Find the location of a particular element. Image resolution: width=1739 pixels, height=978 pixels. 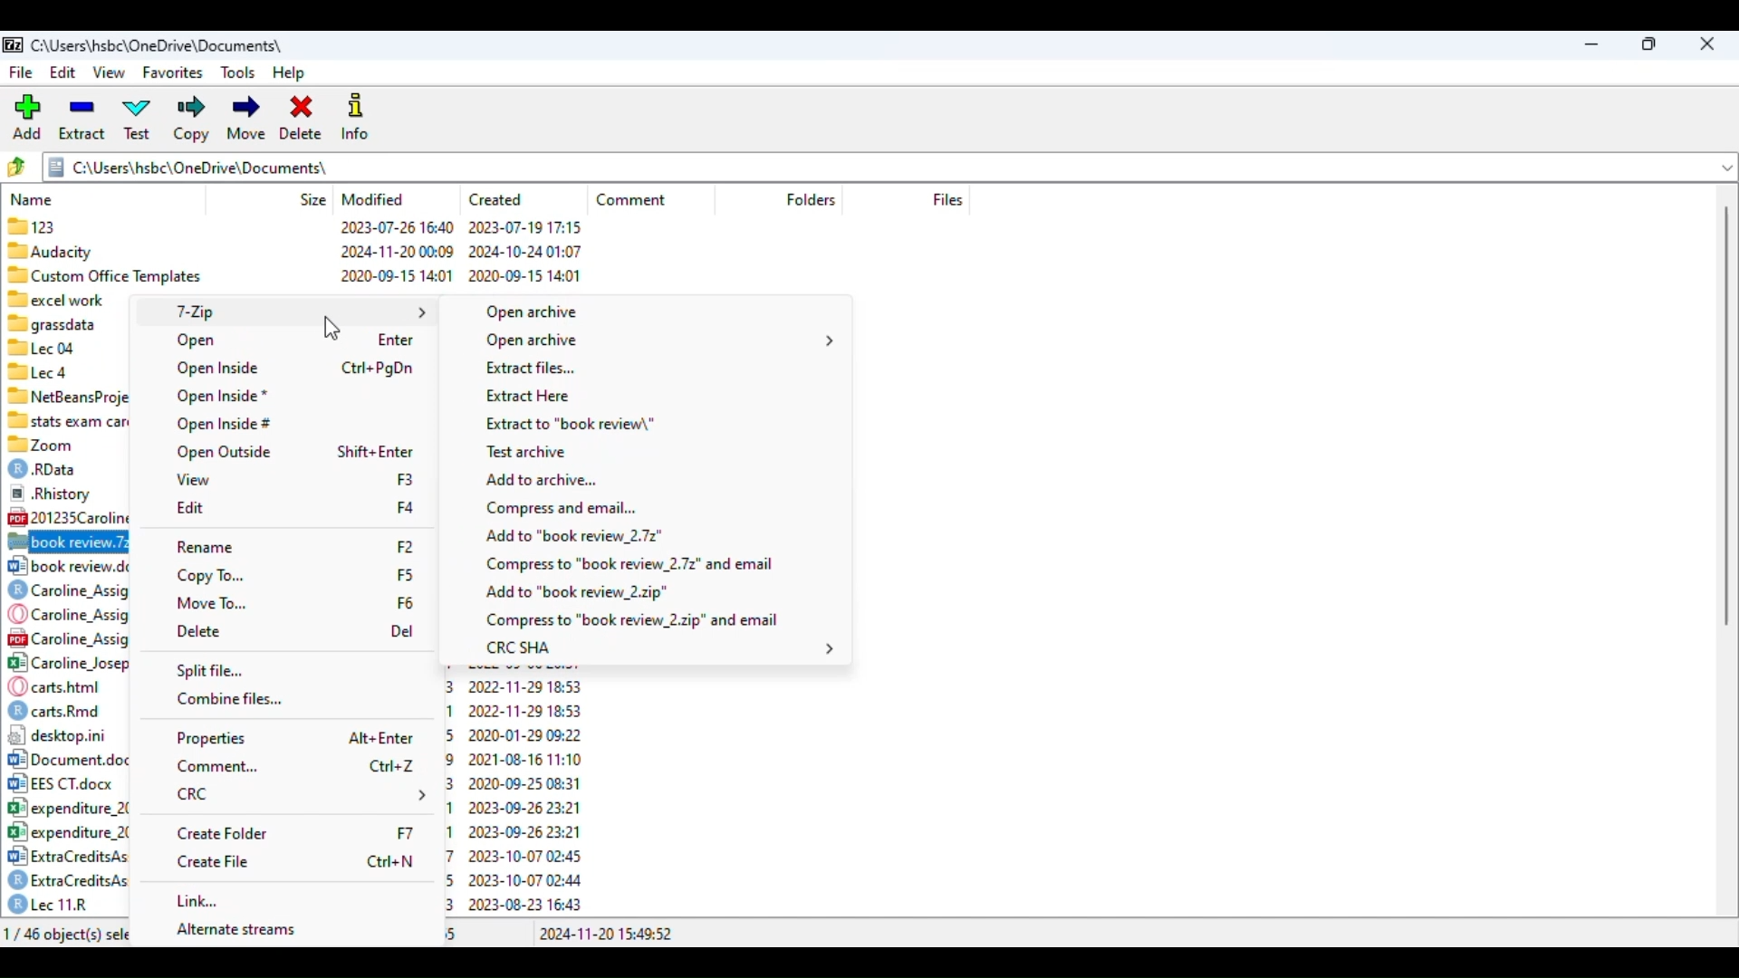

info is located at coordinates (354, 115).